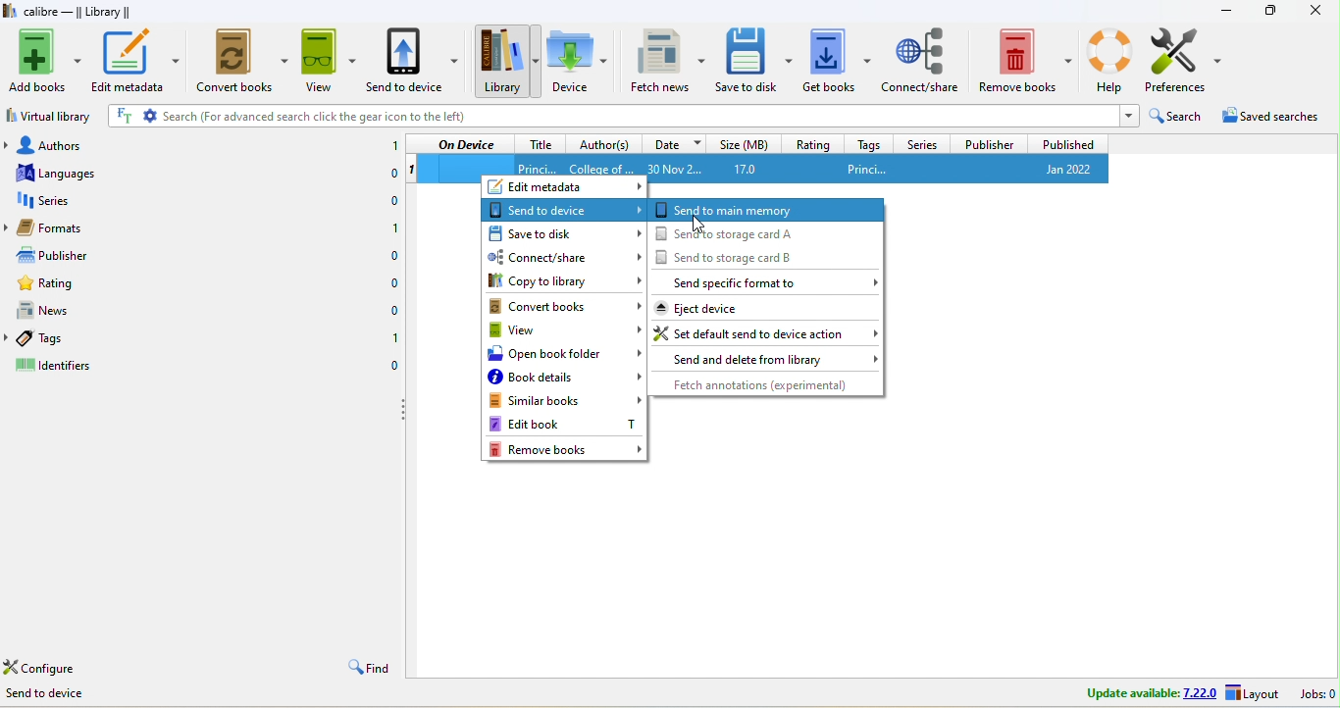  Describe the element at coordinates (767, 386) in the screenshot. I see `fetch annotations` at that location.